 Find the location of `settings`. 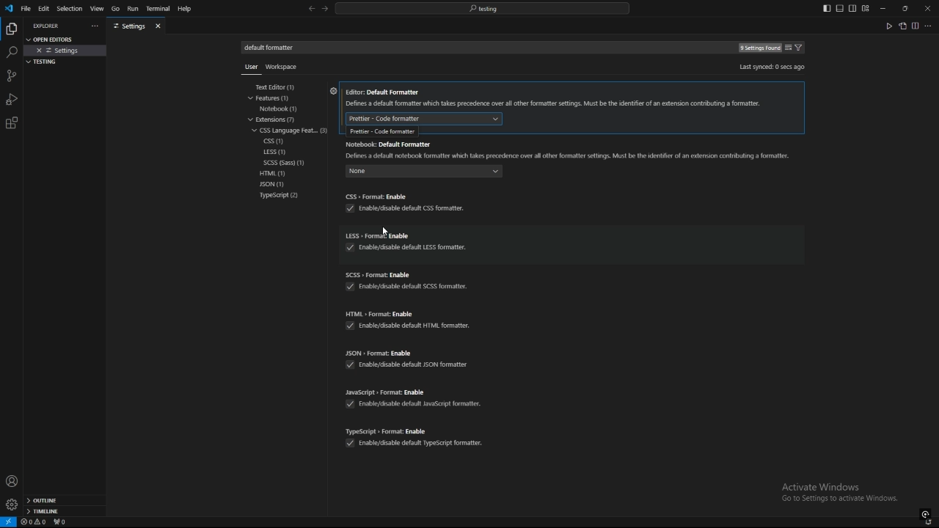

settings is located at coordinates (11, 505).